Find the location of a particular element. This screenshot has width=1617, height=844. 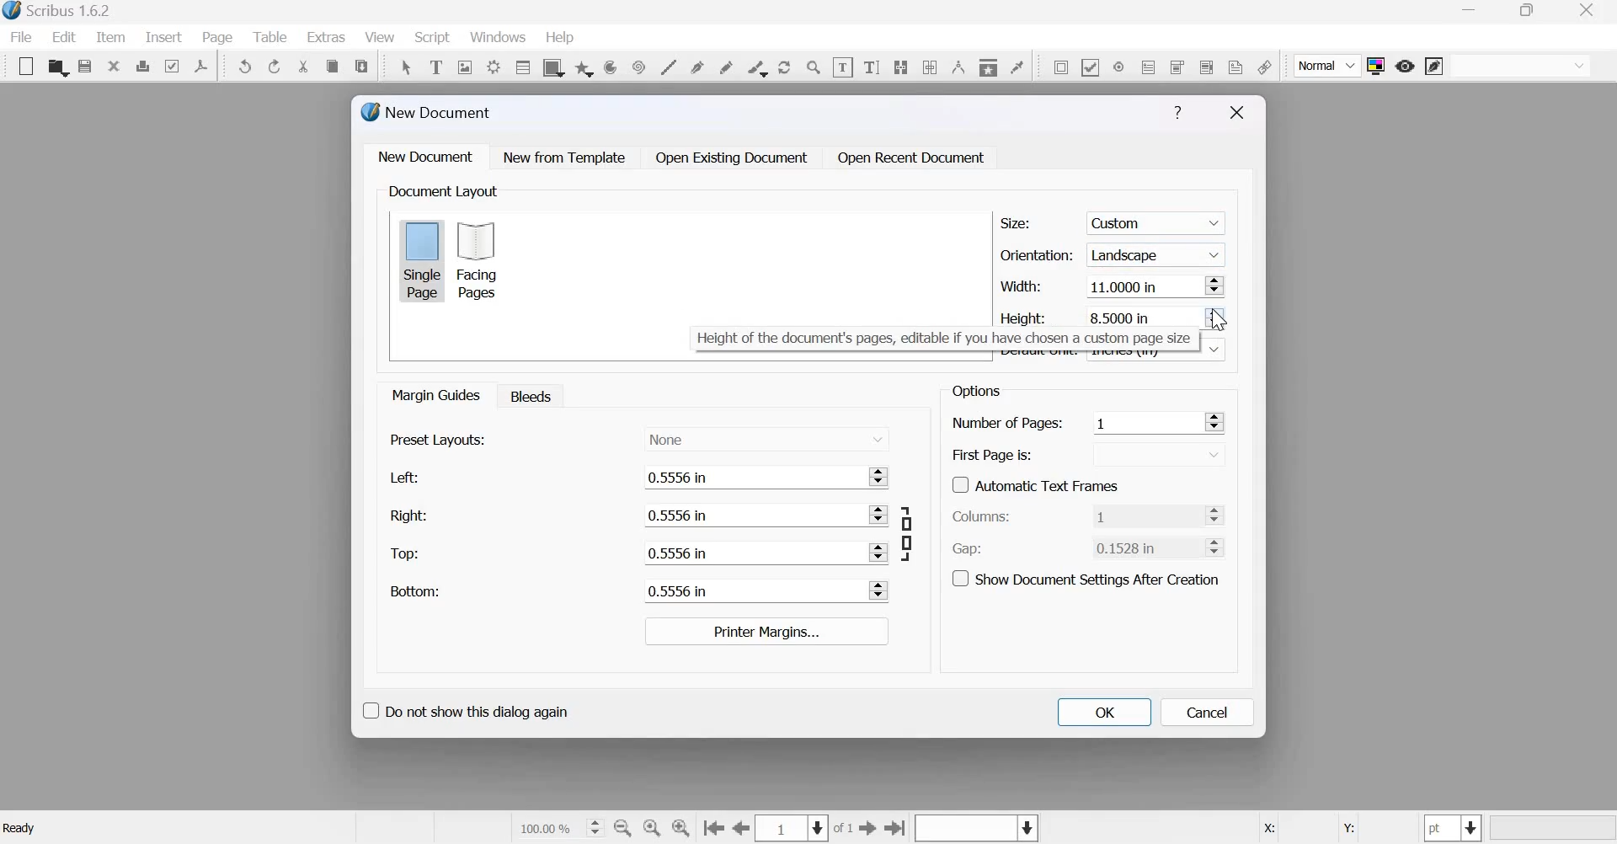

zoom out by the stepping values in tool preferences is located at coordinates (624, 828).